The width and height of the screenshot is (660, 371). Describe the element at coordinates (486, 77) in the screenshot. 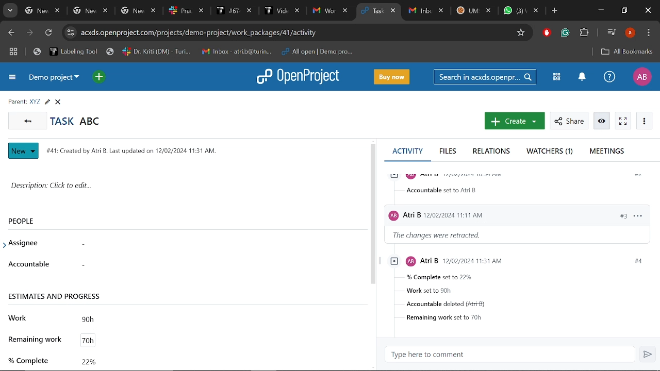

I see `Search ` at that location.